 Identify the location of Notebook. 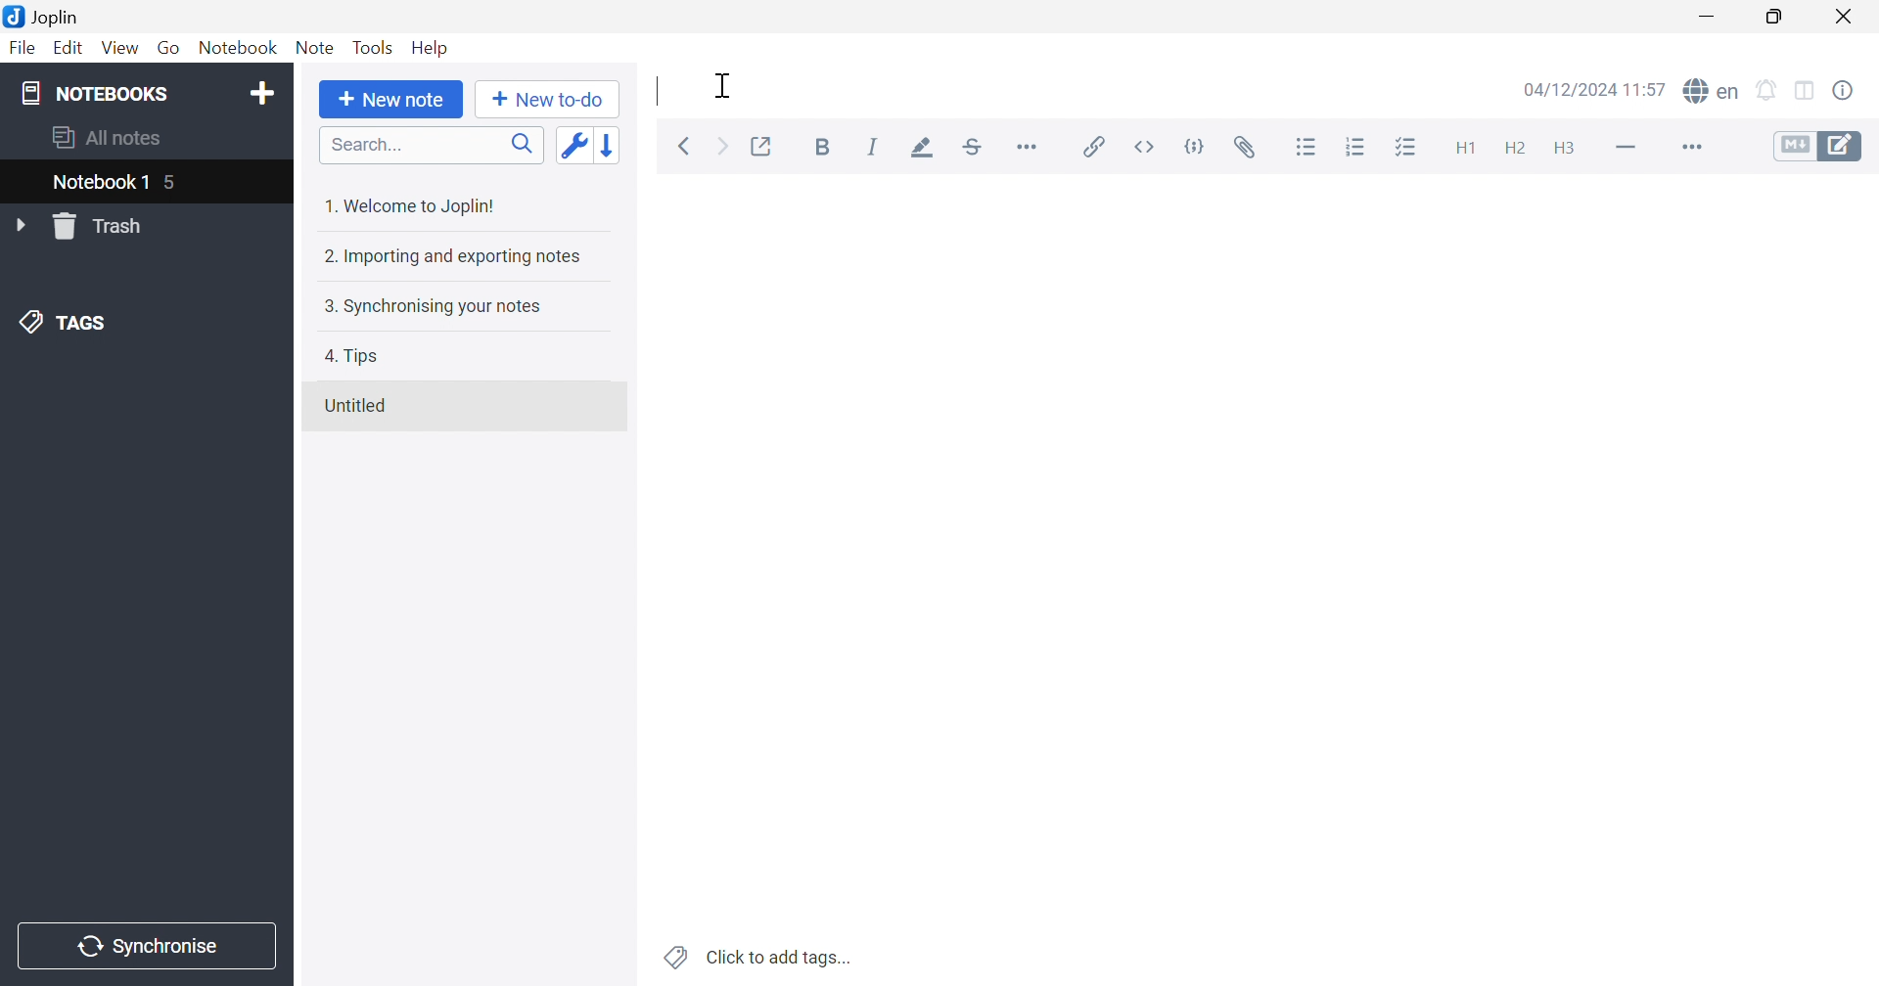
(238, 47).